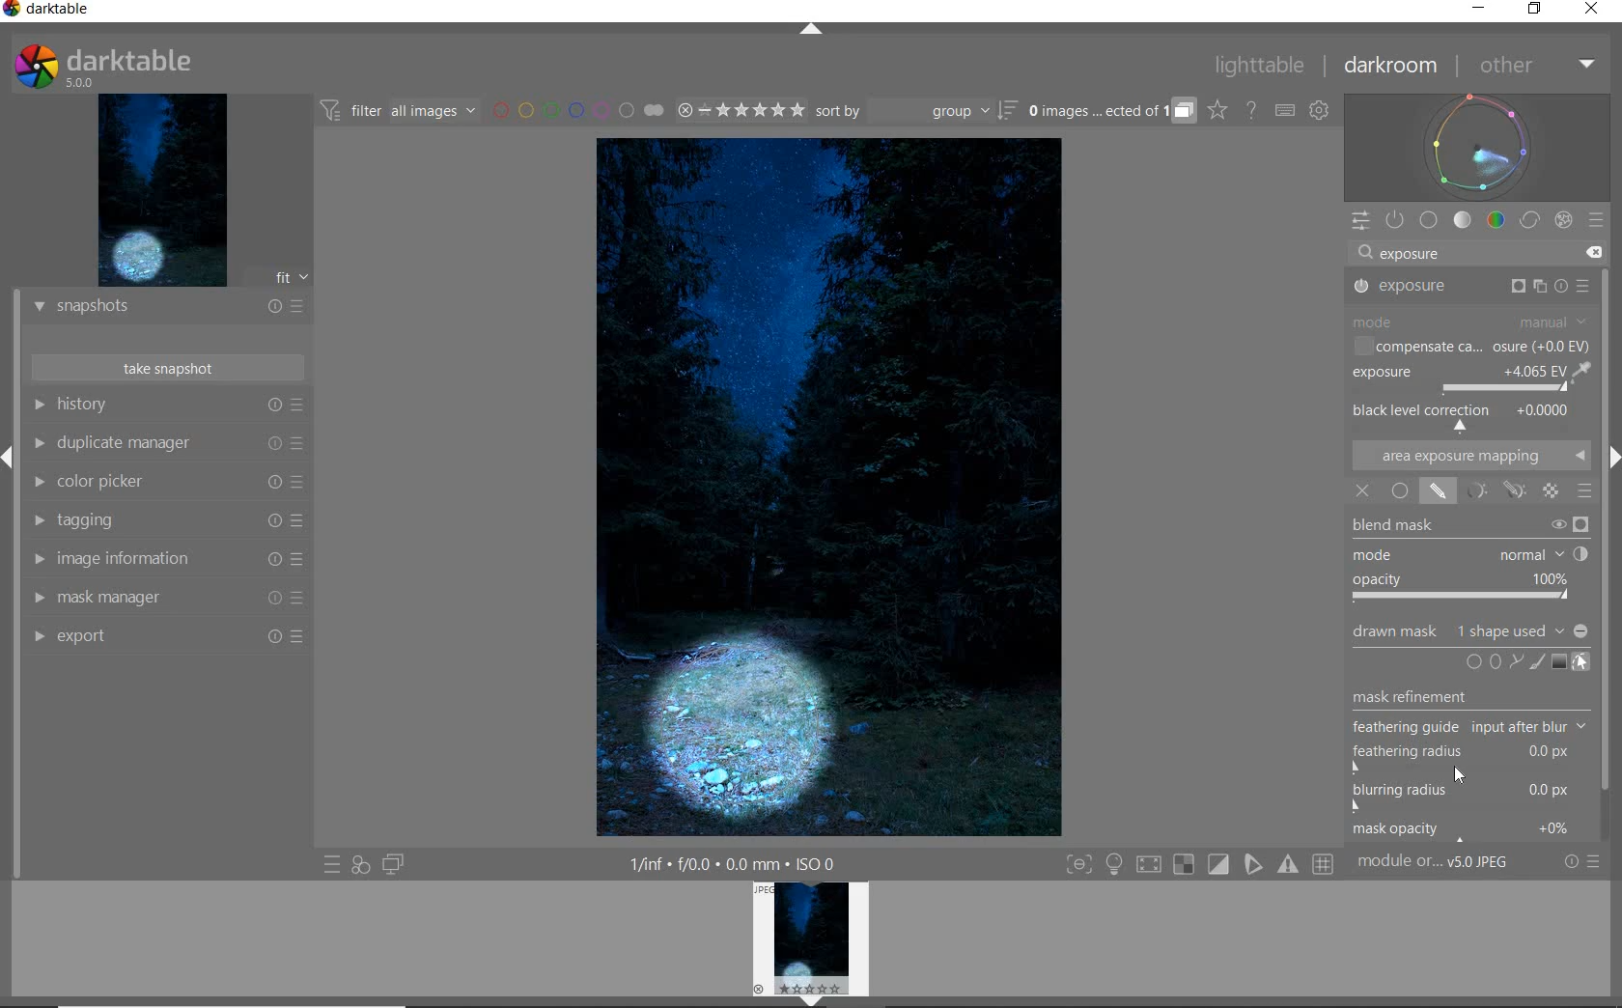  What do you see at coordinates (163, 188) in the screenshot?
I see `IMAGE PREVIEW` at bounding box center [163, 188].